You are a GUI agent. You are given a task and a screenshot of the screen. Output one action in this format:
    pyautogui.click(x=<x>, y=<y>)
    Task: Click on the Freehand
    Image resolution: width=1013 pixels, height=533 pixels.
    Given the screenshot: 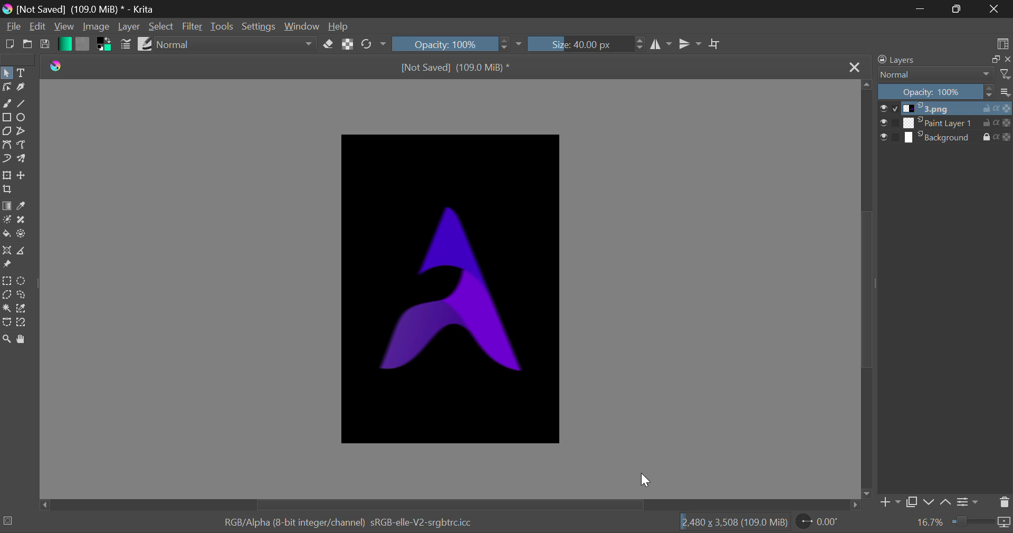 What is the action you would take?
    pyautogui.click(x=7, y=103)
    